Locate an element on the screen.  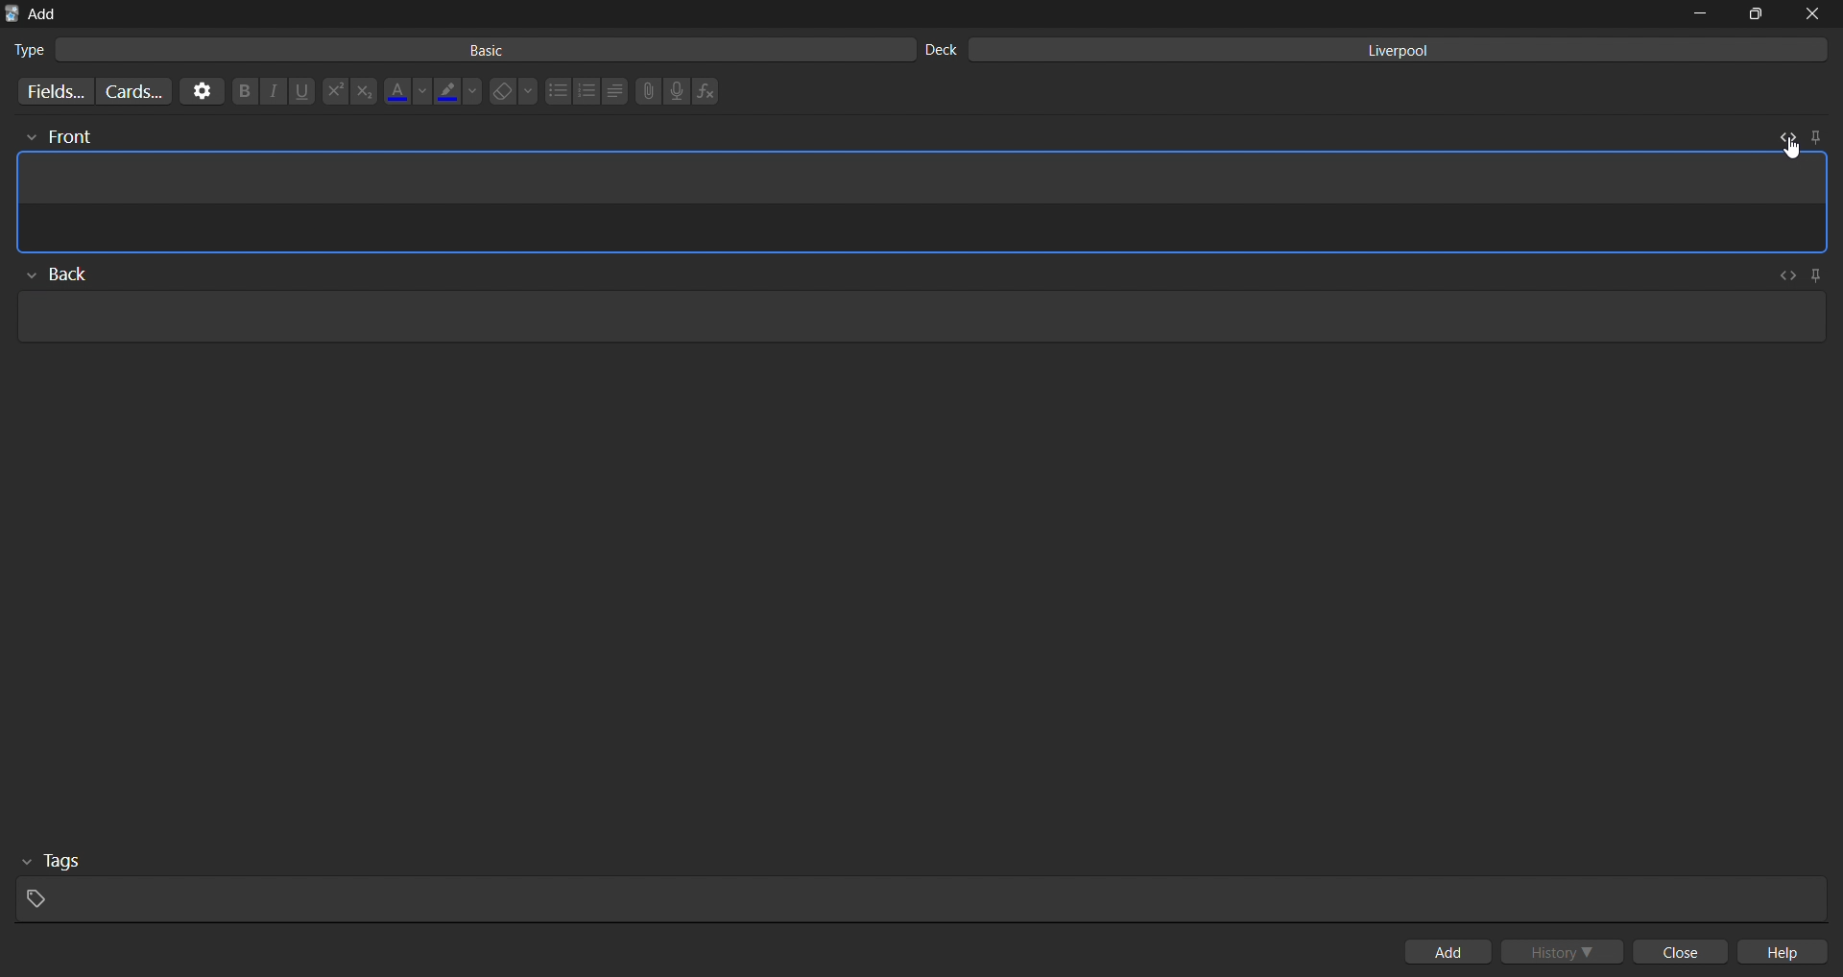
close is located at coordinates (1686, 953).